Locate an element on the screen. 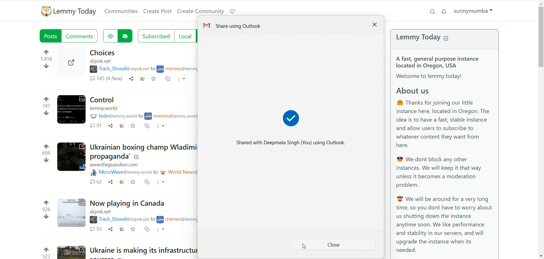 This screenshot has height=259, width=544. cross post is located at coordinates (147, 182).